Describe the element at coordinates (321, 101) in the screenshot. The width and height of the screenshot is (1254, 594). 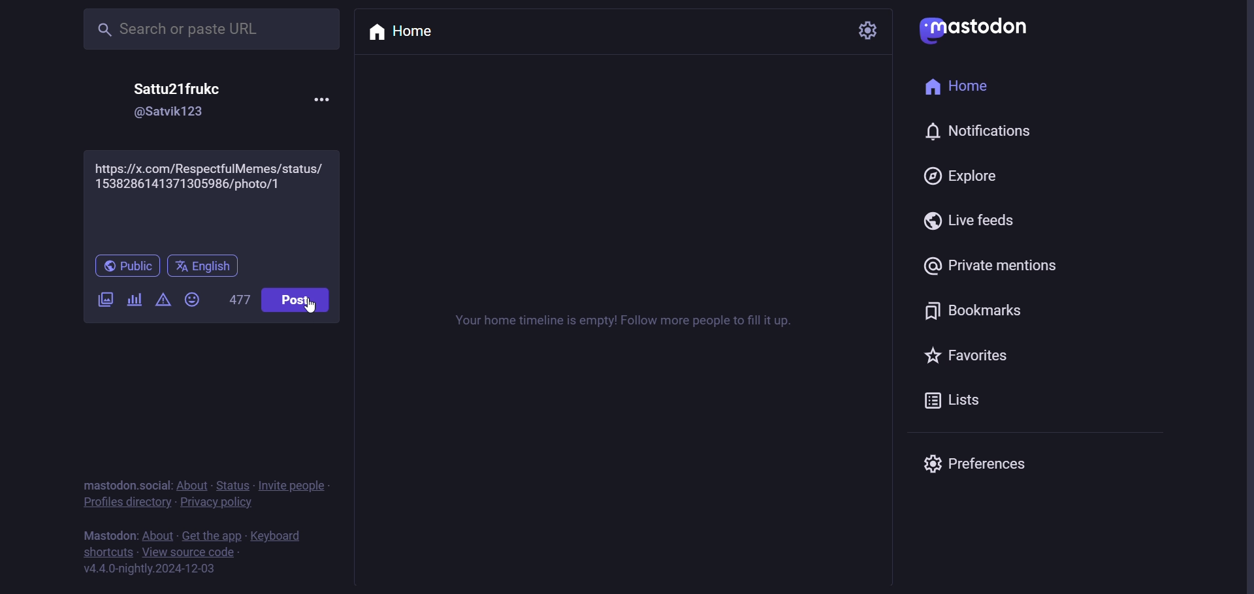
I see `more` at that location.